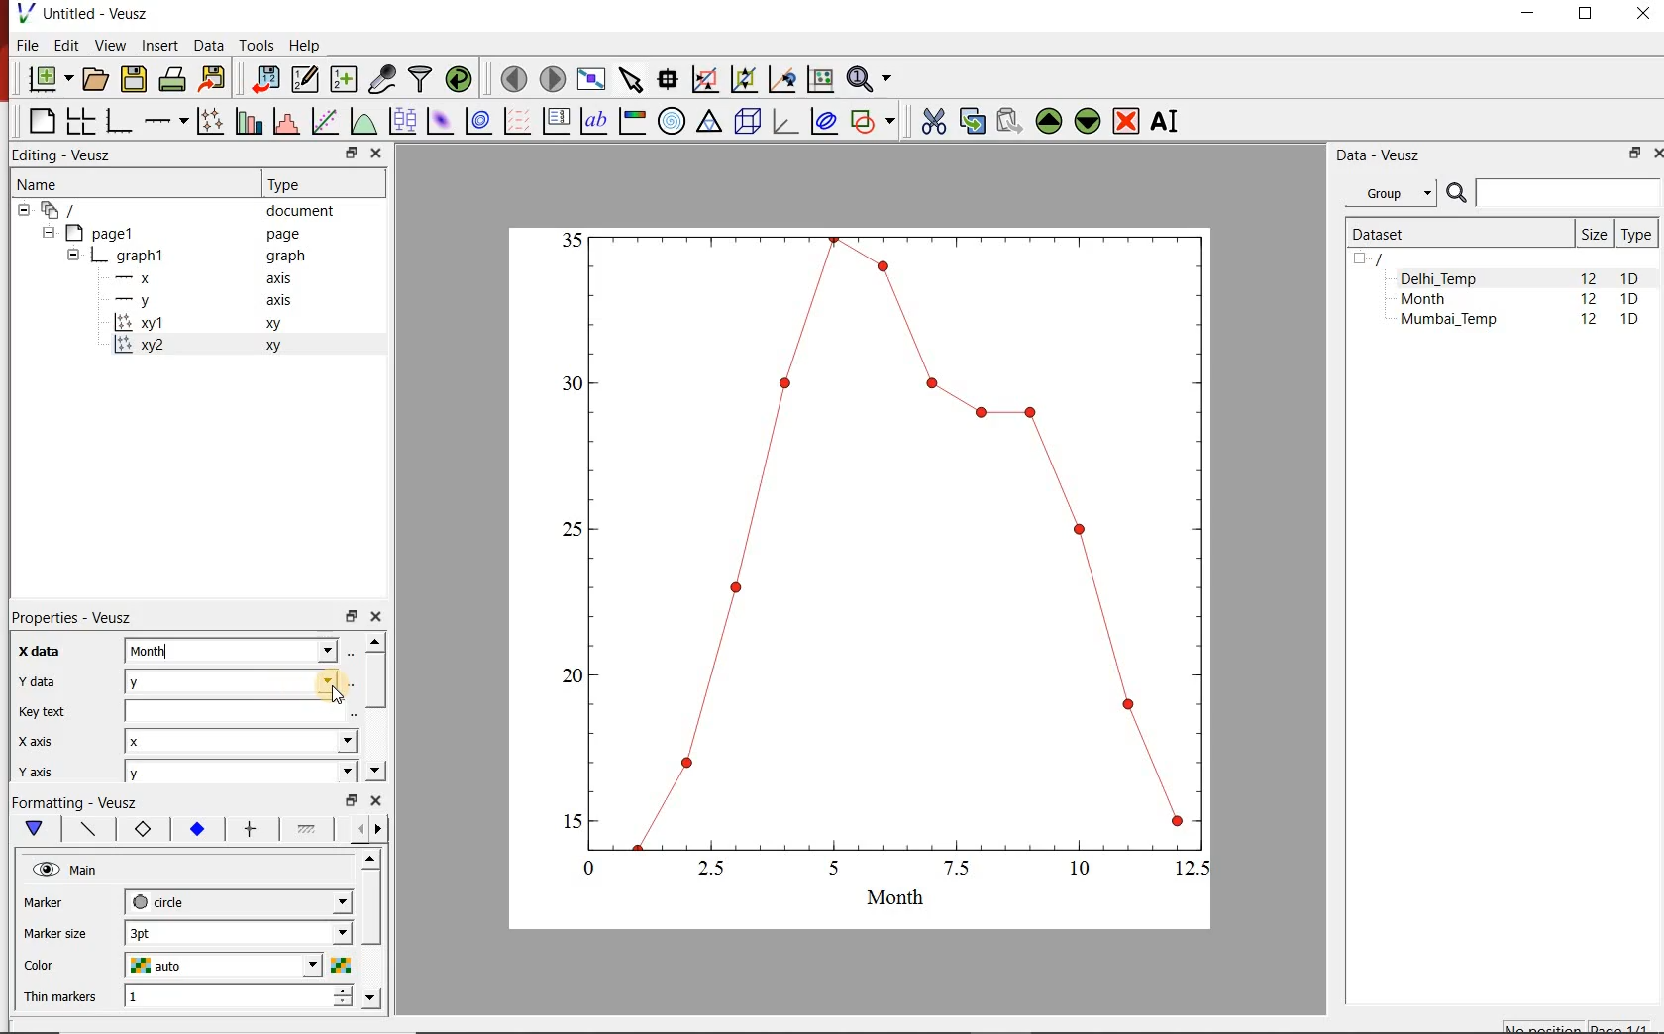  Describe the element at coordinates (1391, 191) in the screenshot. I see `Group` at that location.